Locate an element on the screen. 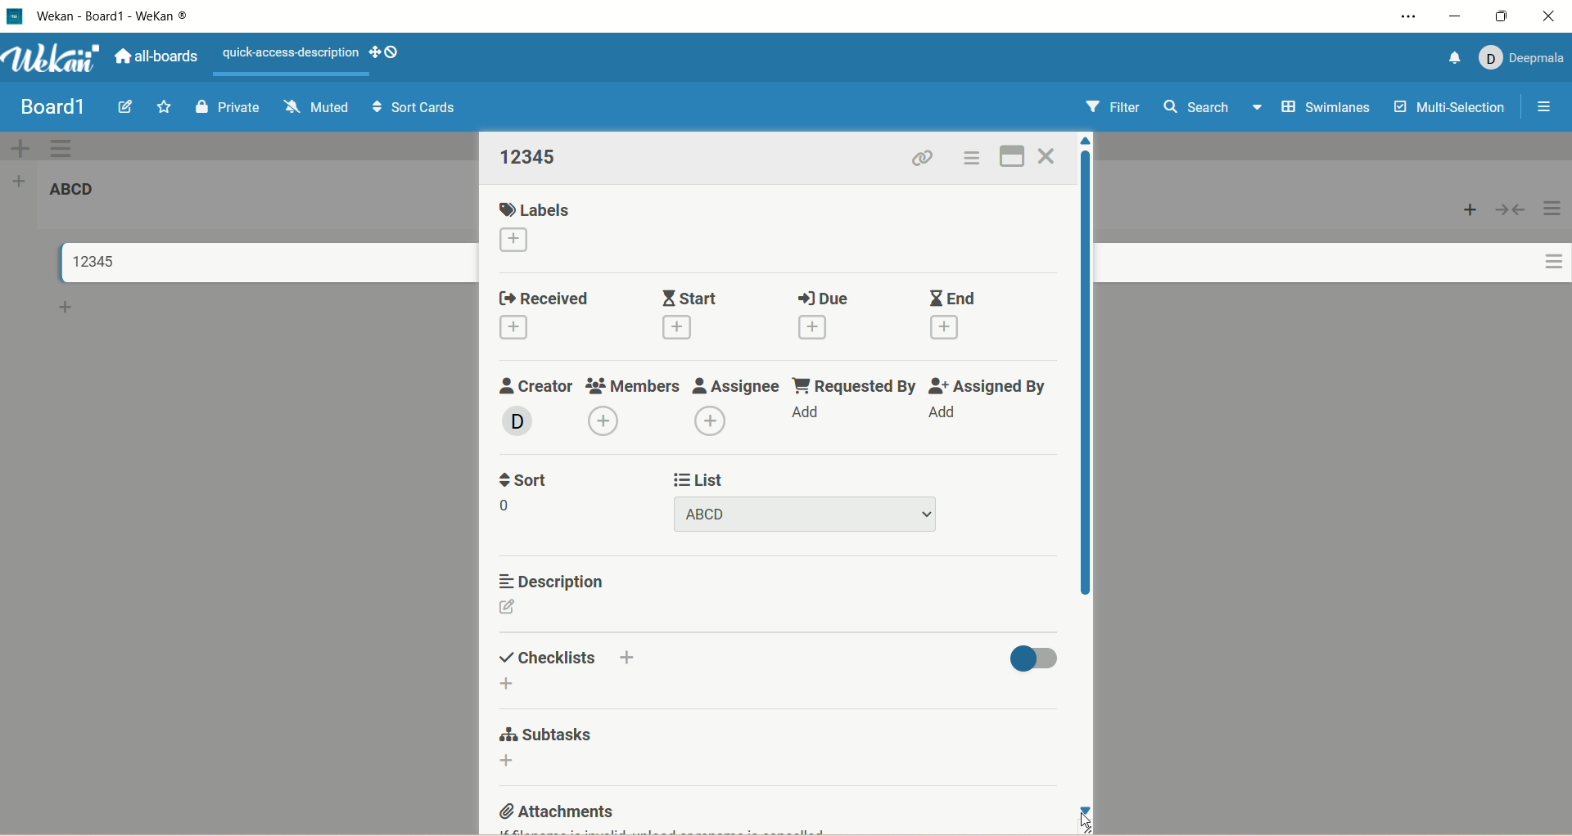  title is located at coordinates (52, 107).